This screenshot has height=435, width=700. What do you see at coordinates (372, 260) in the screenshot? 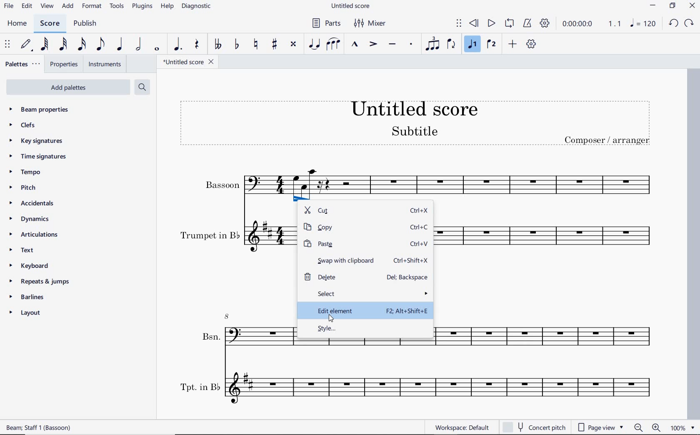
I see `swap with clipboard` at bounding box center [372, 260].